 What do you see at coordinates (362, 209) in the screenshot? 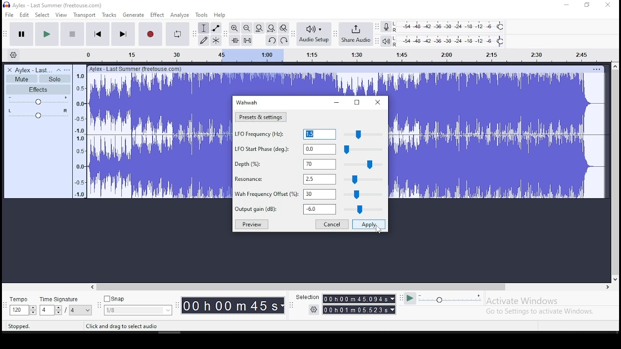
I see `output dain (dB) slider` at bounding box center [362, 209].